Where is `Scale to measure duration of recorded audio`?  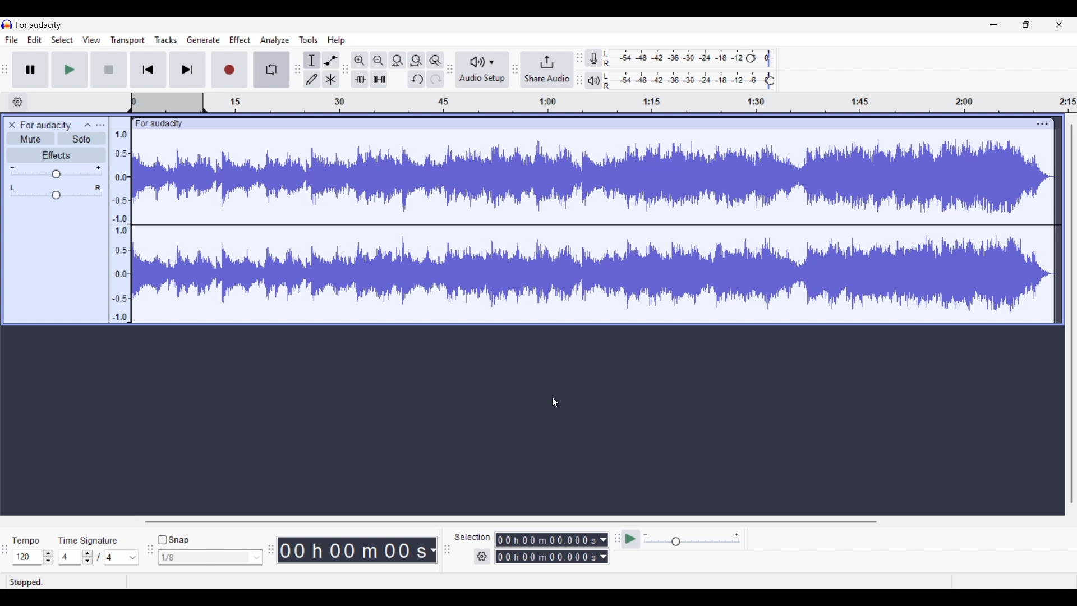 Scale to measure duration of recorded audio is located at coordinates (603, 103).